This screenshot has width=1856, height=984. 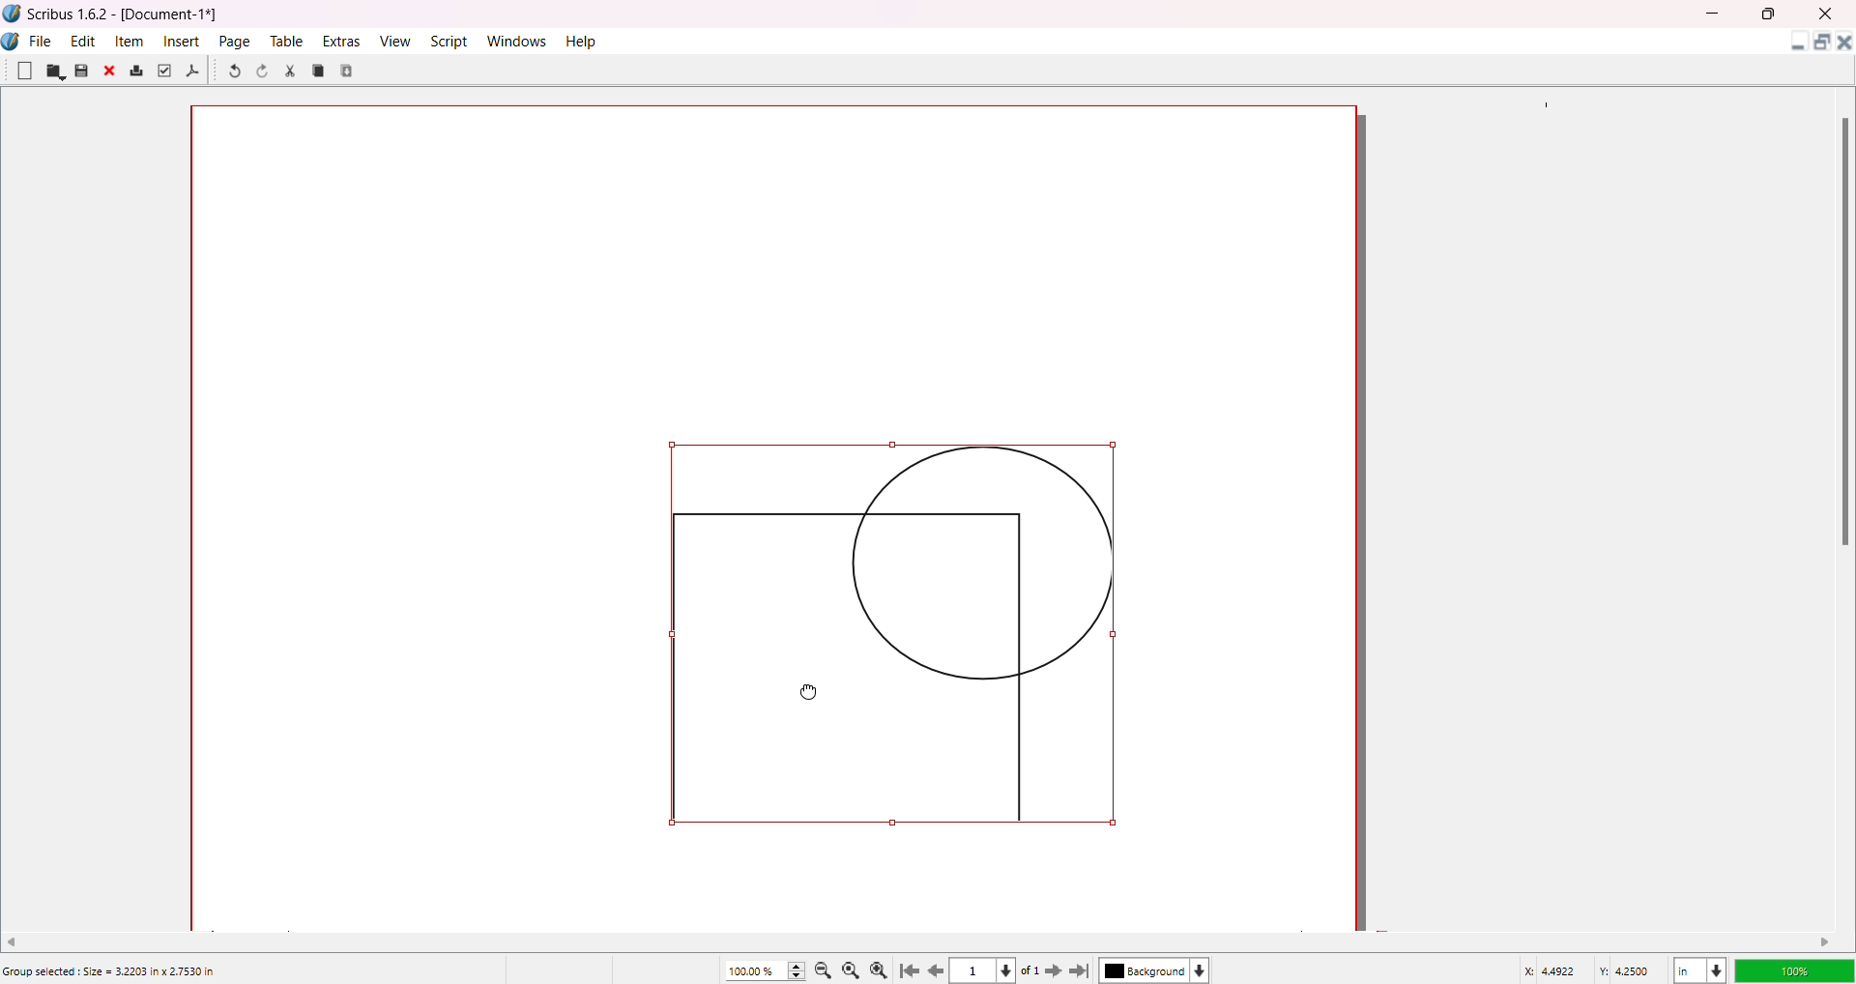 What do you see at coordinates (1159, 970) in the screenshot?
I see `Background color` at bounding box center [1159, 970].